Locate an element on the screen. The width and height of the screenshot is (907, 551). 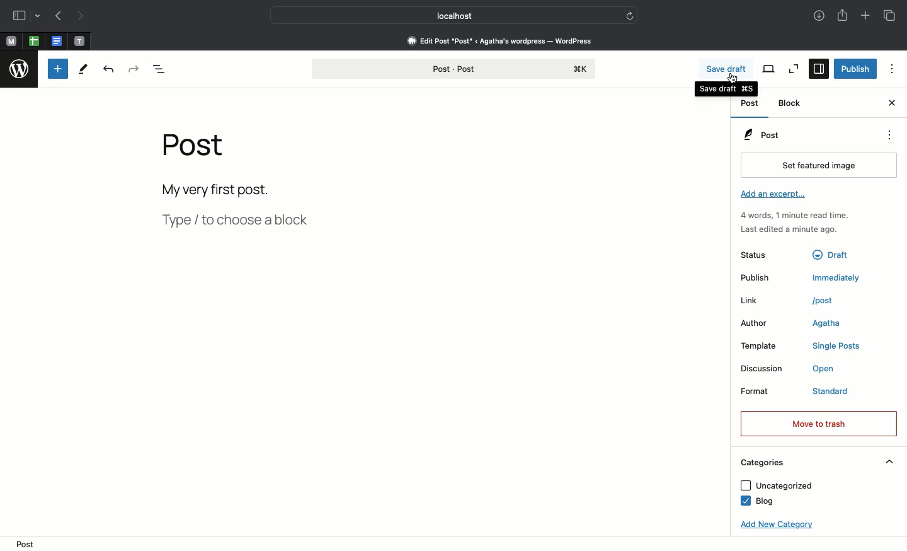
spread sheet is located at coordinates (34, 41).